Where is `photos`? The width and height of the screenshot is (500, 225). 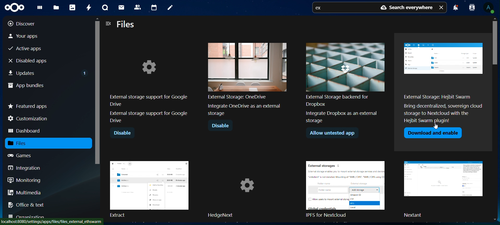
photos is located at coordinates (72, 7).